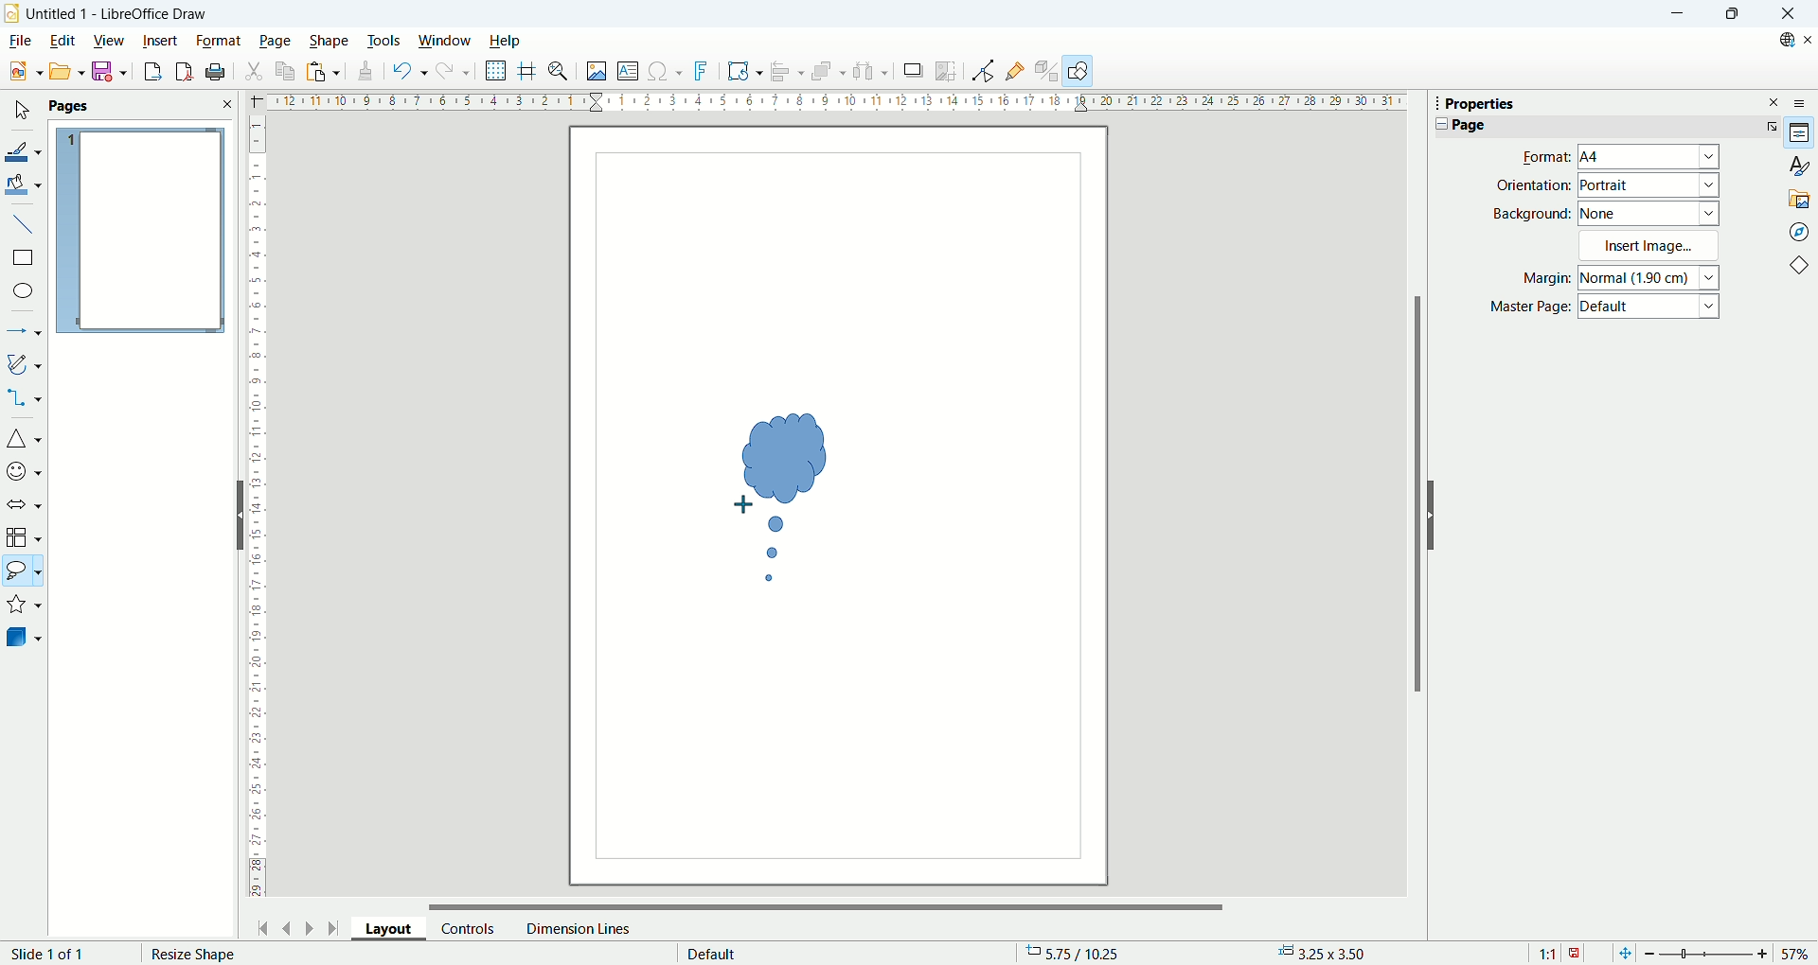 Image resolution: width=1818 pixels, height=965 pixels. I want to click on Margin, so click(1541, 280).